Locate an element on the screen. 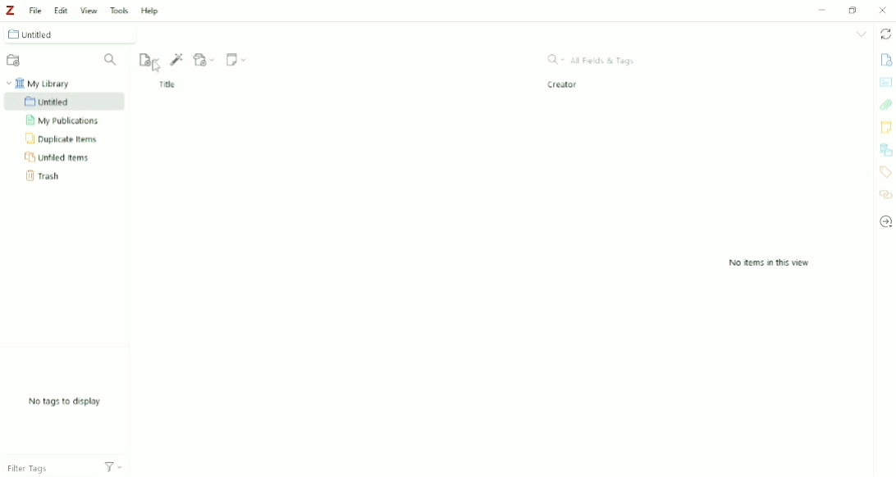  Minimize is located at coordinates (823, 11).